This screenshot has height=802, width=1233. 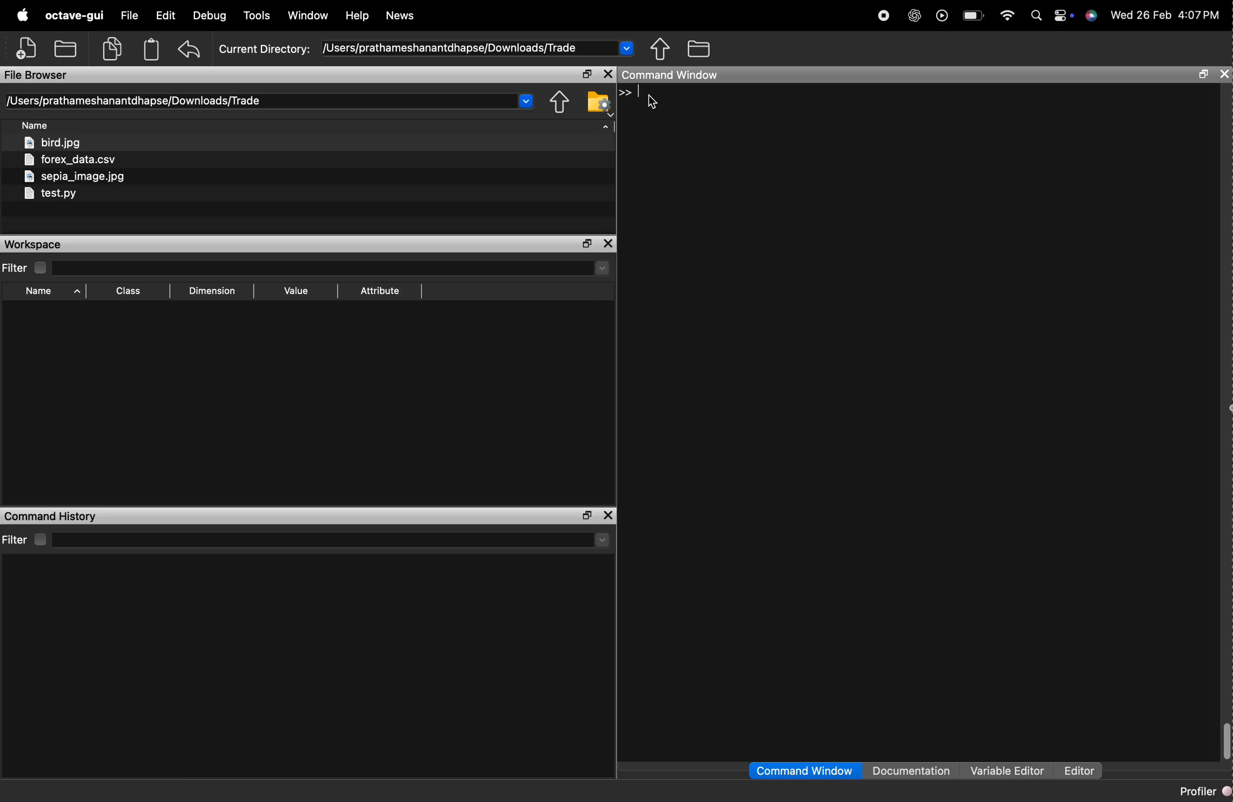 I want to click on add folder, so click(x=65, y=49).